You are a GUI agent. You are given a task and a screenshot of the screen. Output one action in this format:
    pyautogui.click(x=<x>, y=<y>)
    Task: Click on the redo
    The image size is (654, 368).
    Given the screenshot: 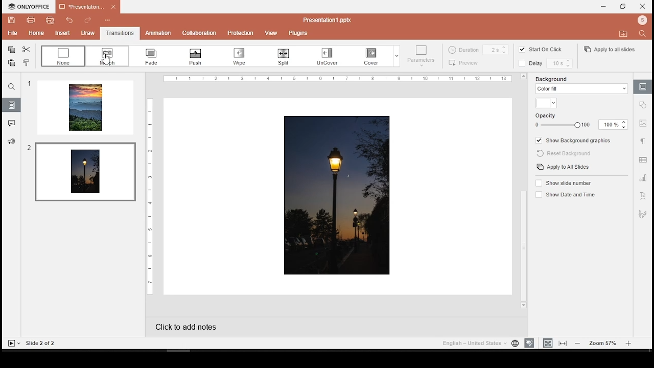 What is the action you would take?
    pyautogui.click(x=87, y=19)
    